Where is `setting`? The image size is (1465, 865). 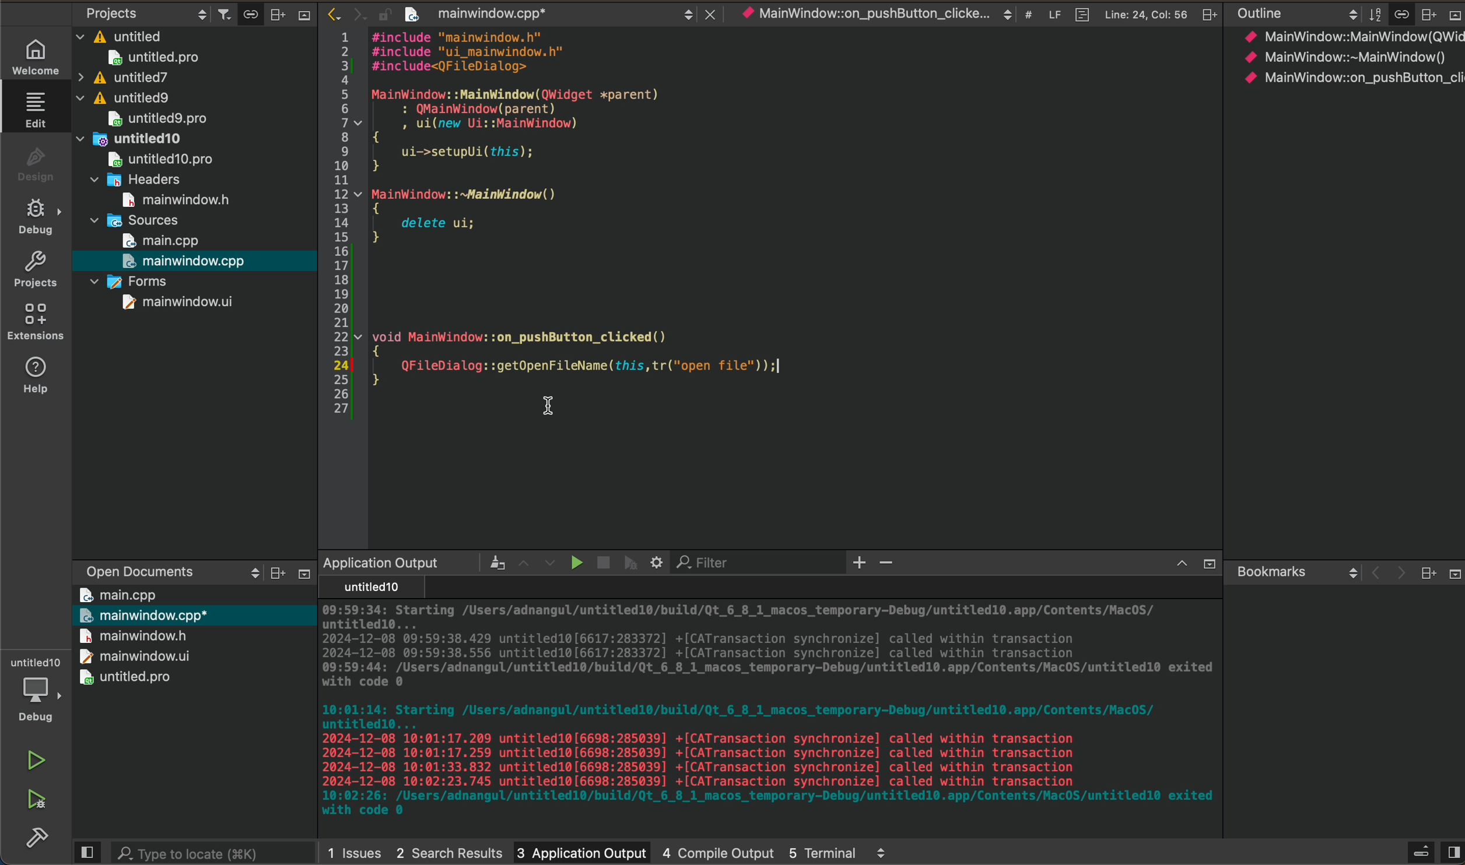 setting is located at coordinates (658, 562).